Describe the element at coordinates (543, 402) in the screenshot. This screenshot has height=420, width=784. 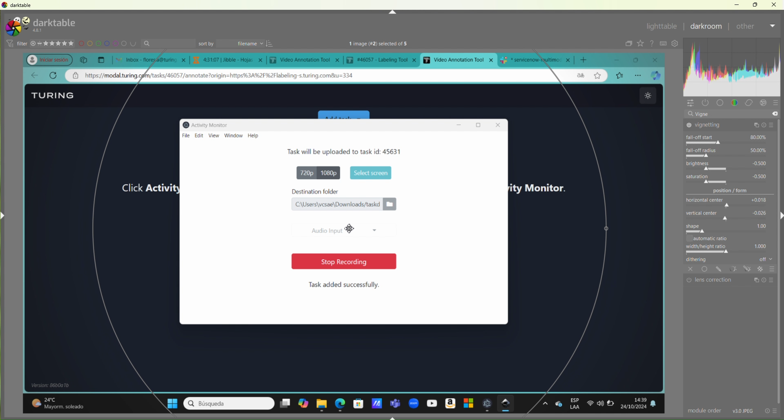
I see `options` at that location.